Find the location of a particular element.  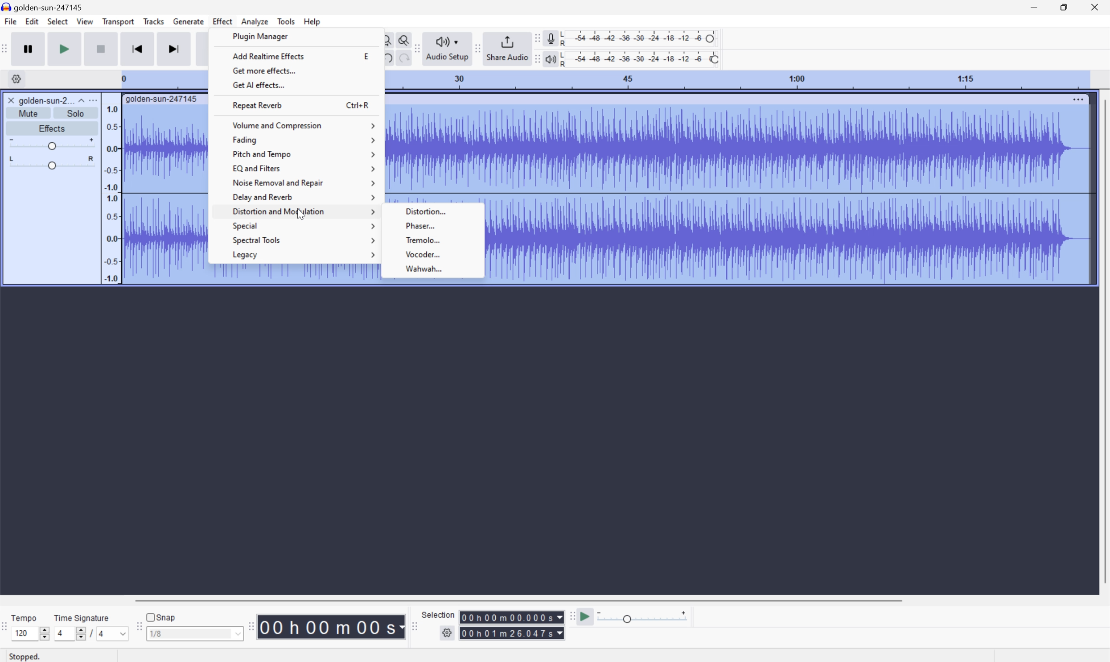

Mute is located at coordinates (29, 113).